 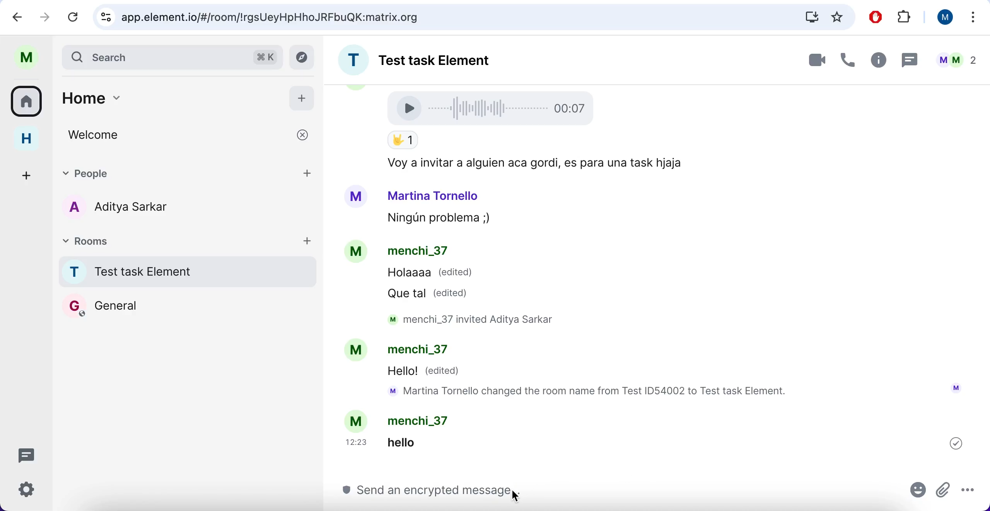 I want to click on Ningun problema ;,, so click(x=435, y=219).